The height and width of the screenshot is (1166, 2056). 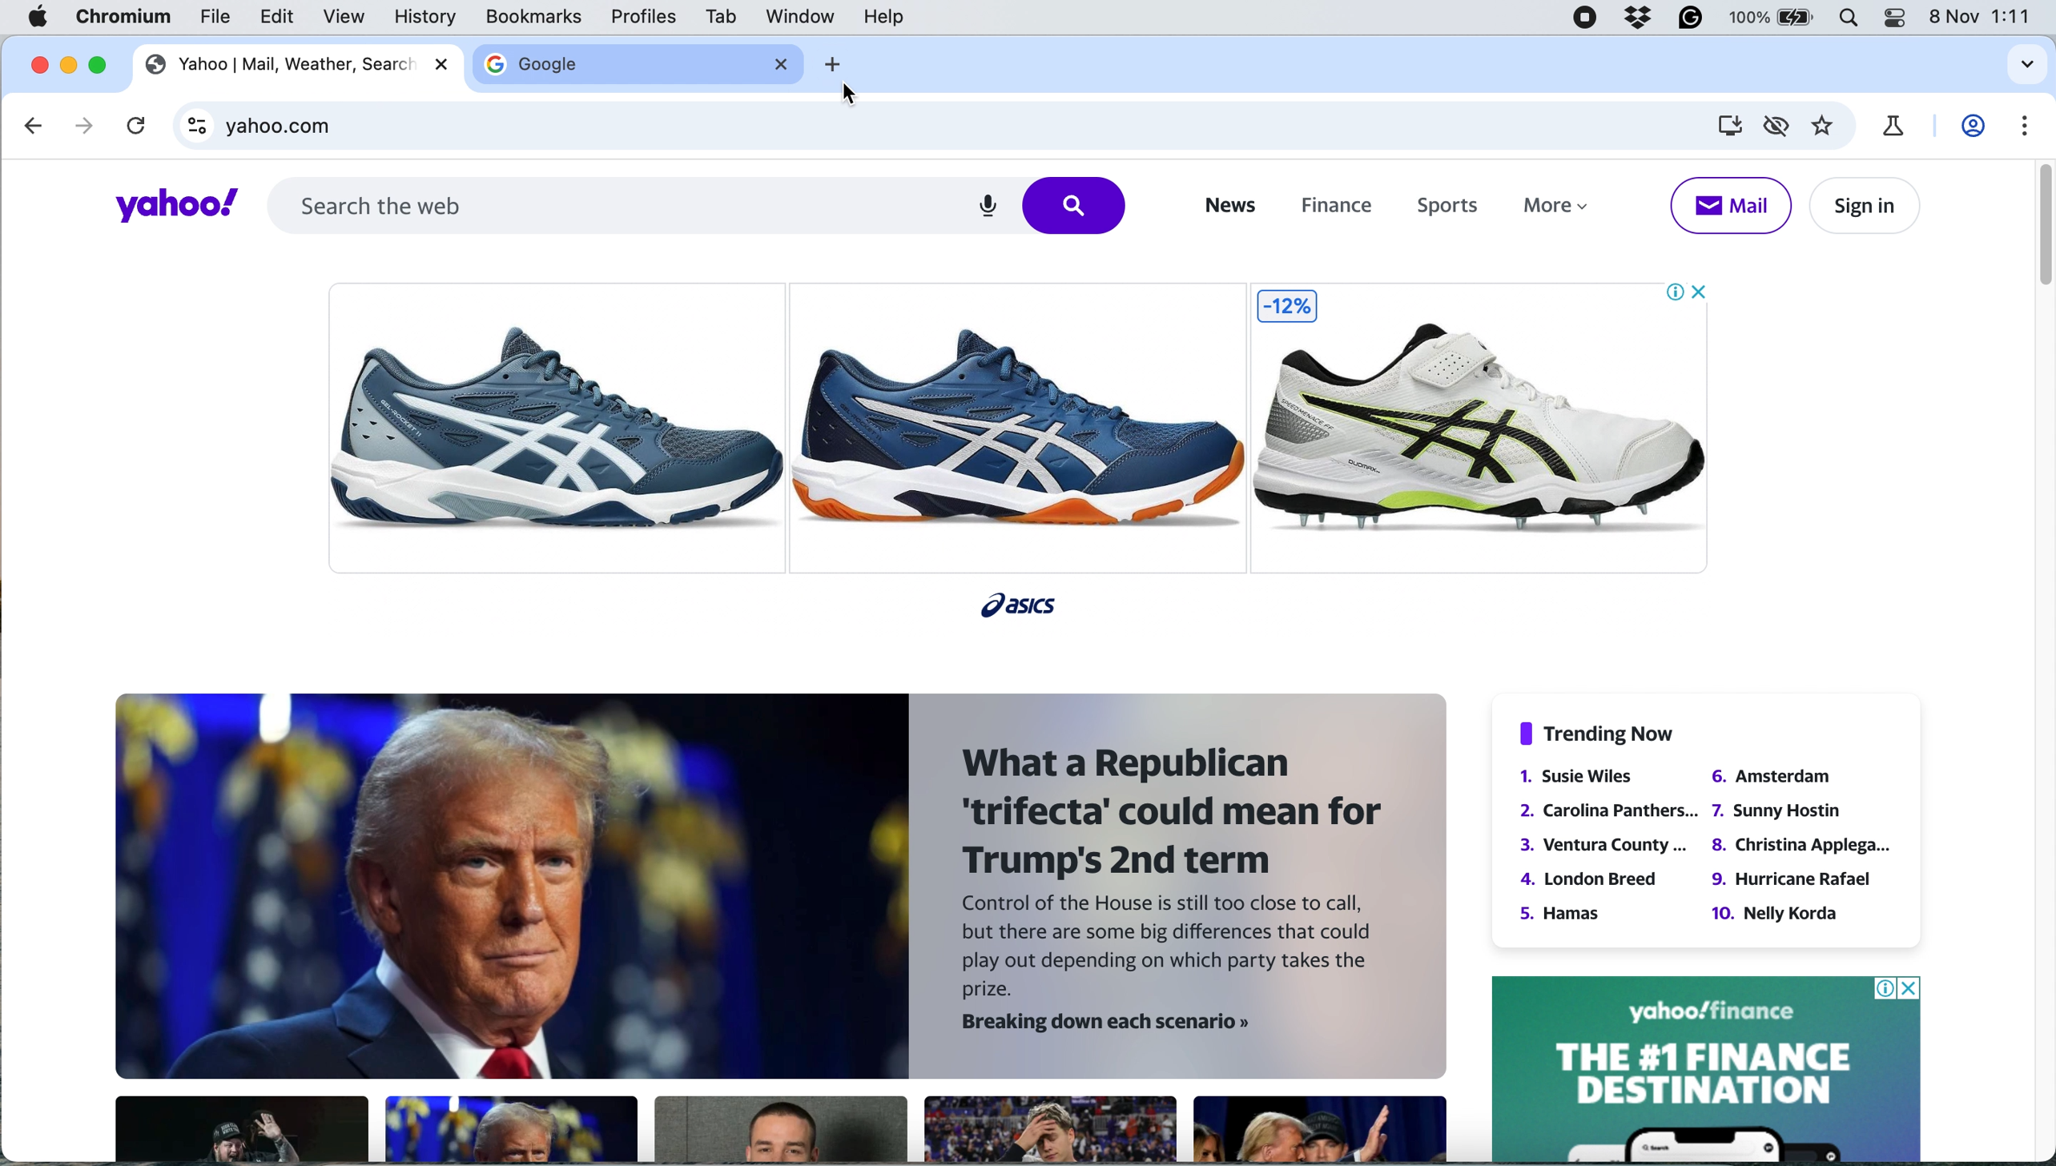 What do you see at coordinates (534, 65) in the screenshot?
I see `google` at bounding box center [534, 65].